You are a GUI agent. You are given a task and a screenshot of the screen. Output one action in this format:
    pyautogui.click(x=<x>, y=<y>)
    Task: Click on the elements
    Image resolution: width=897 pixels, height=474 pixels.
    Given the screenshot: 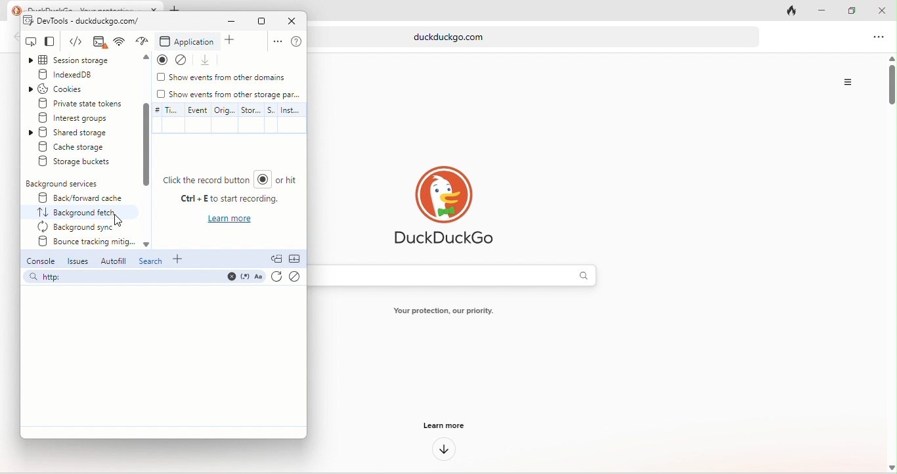 What is the action you would take?
    pyautogui.click(x=97, y=43)
    